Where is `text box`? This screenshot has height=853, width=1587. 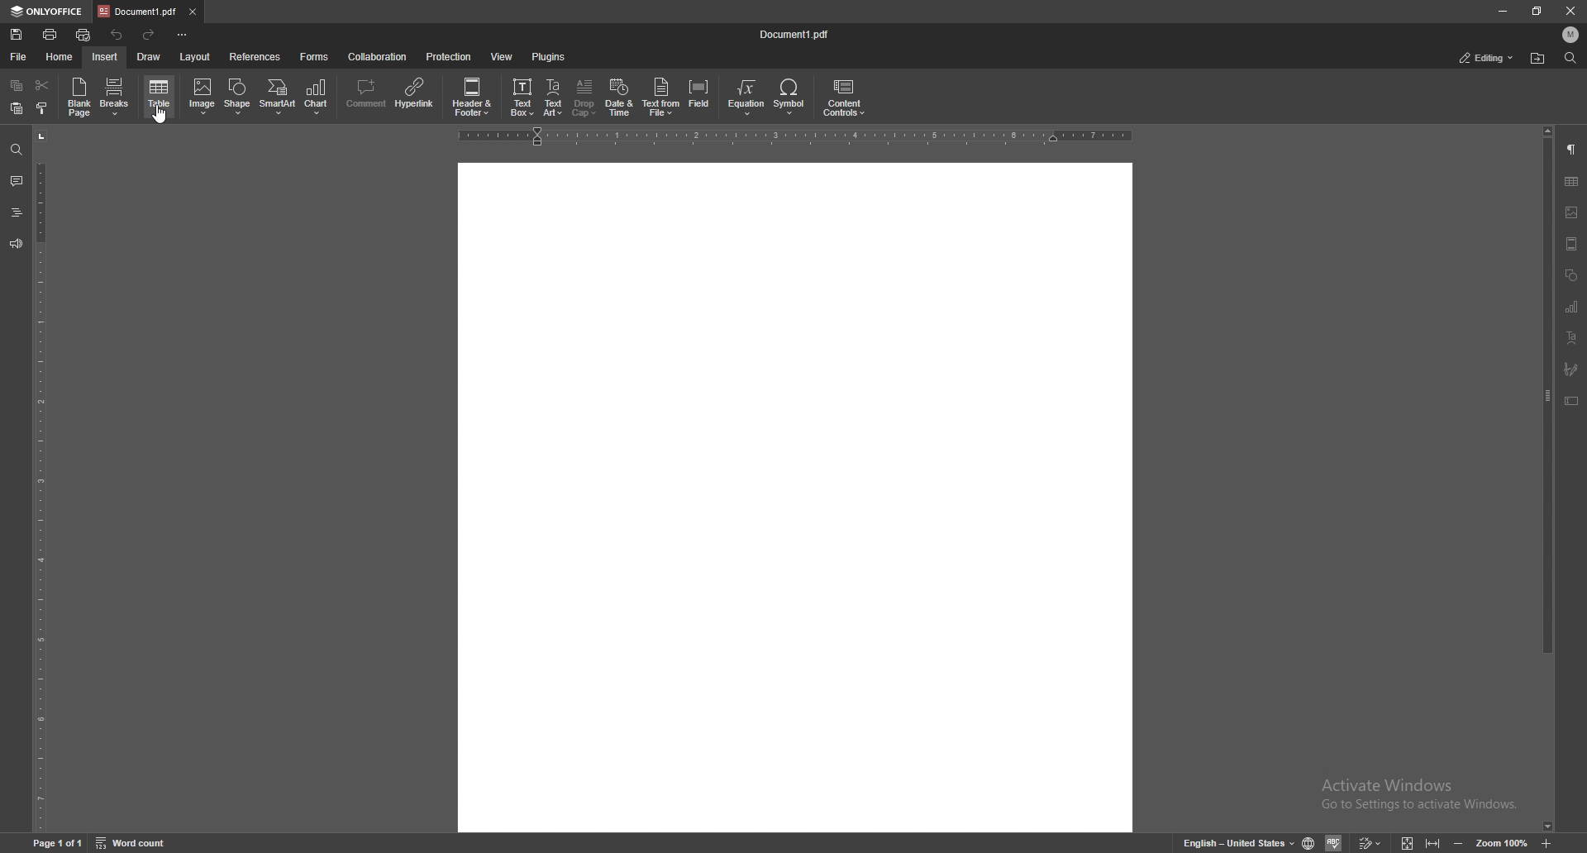
text box is located at coordinates (521, 98).